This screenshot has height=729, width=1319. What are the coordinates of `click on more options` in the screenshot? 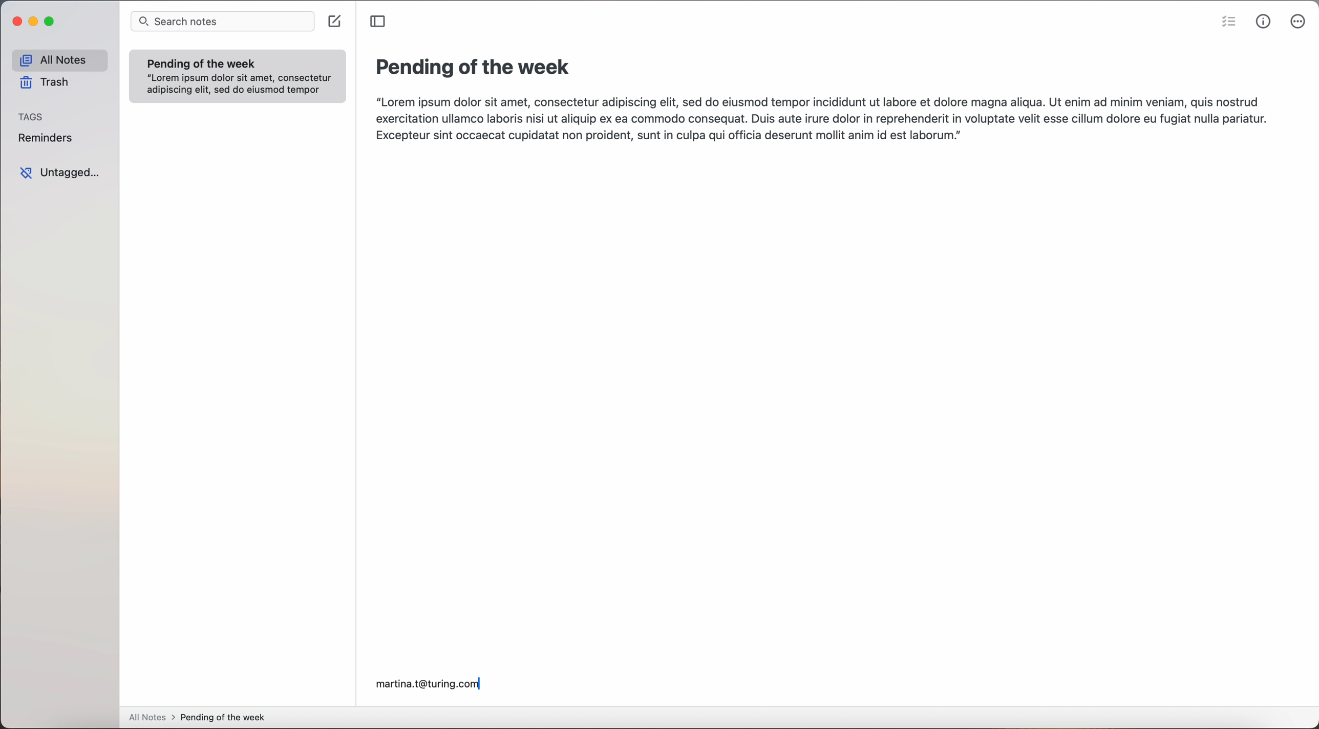 It's located at (1299, 22).